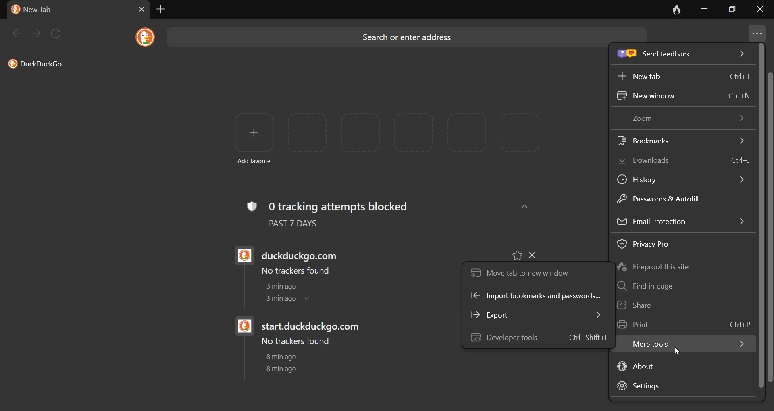  I want to click on next, so click(37, 34).